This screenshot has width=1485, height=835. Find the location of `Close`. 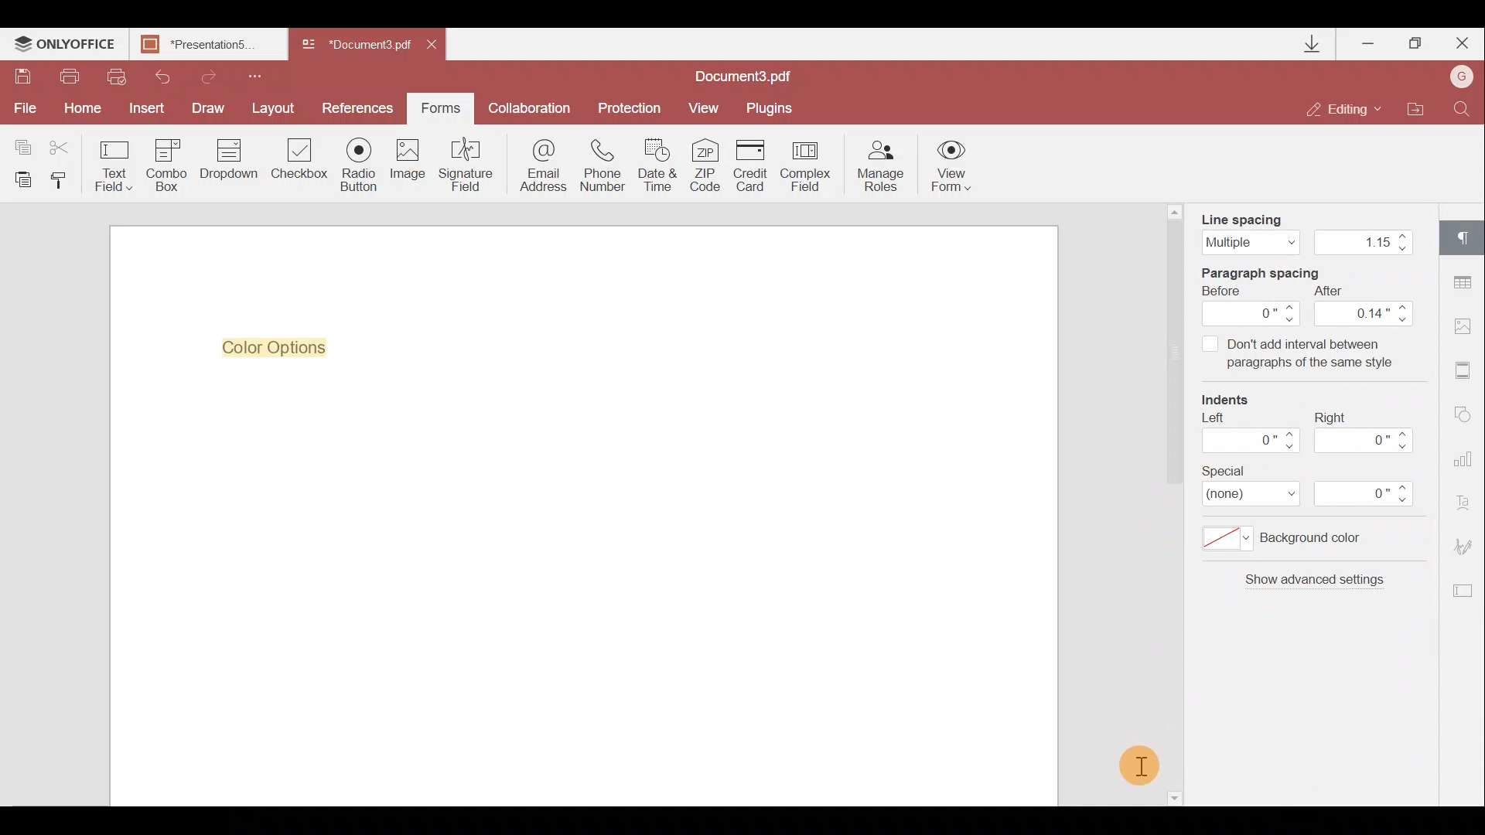

Close is located at coordinates (1461, 44).